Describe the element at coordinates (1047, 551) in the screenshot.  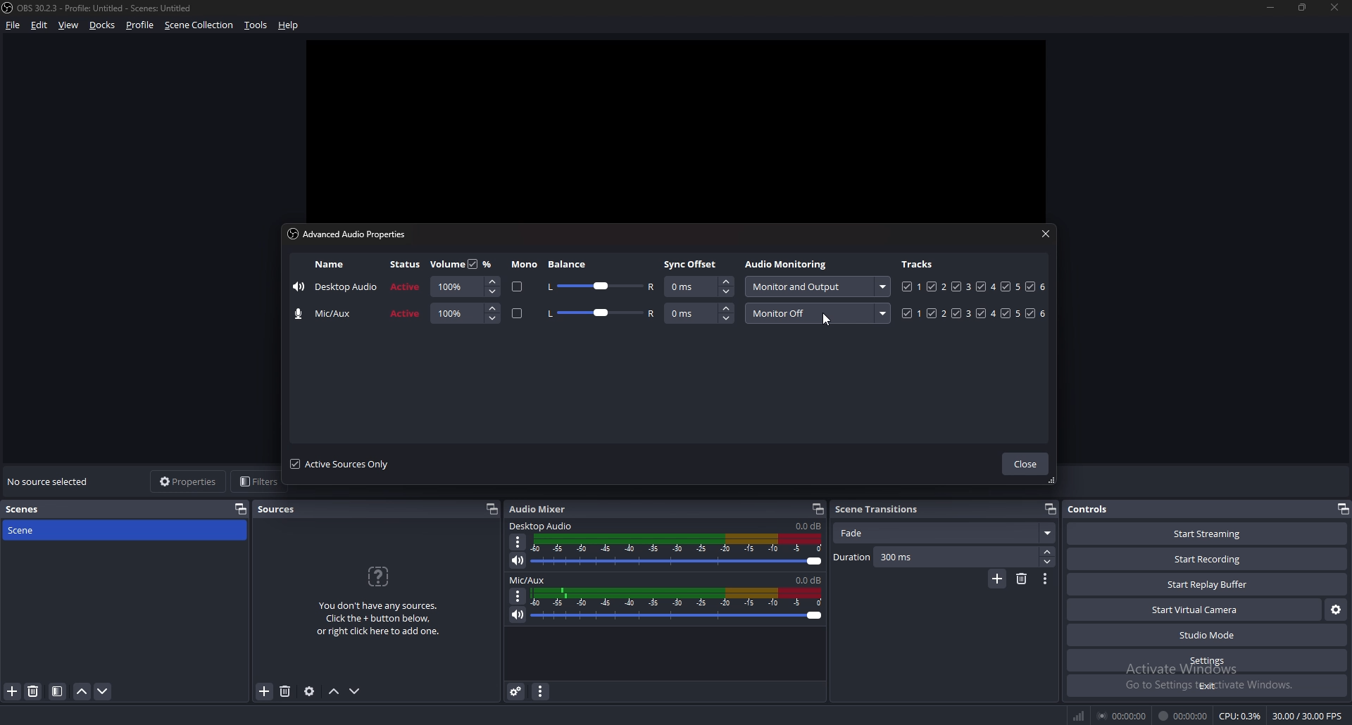
I see `increase duration` at that location.